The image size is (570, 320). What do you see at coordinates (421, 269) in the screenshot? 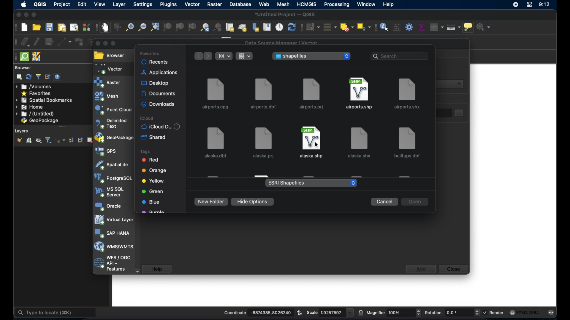
I see `add` at bounding box center [421, 269].